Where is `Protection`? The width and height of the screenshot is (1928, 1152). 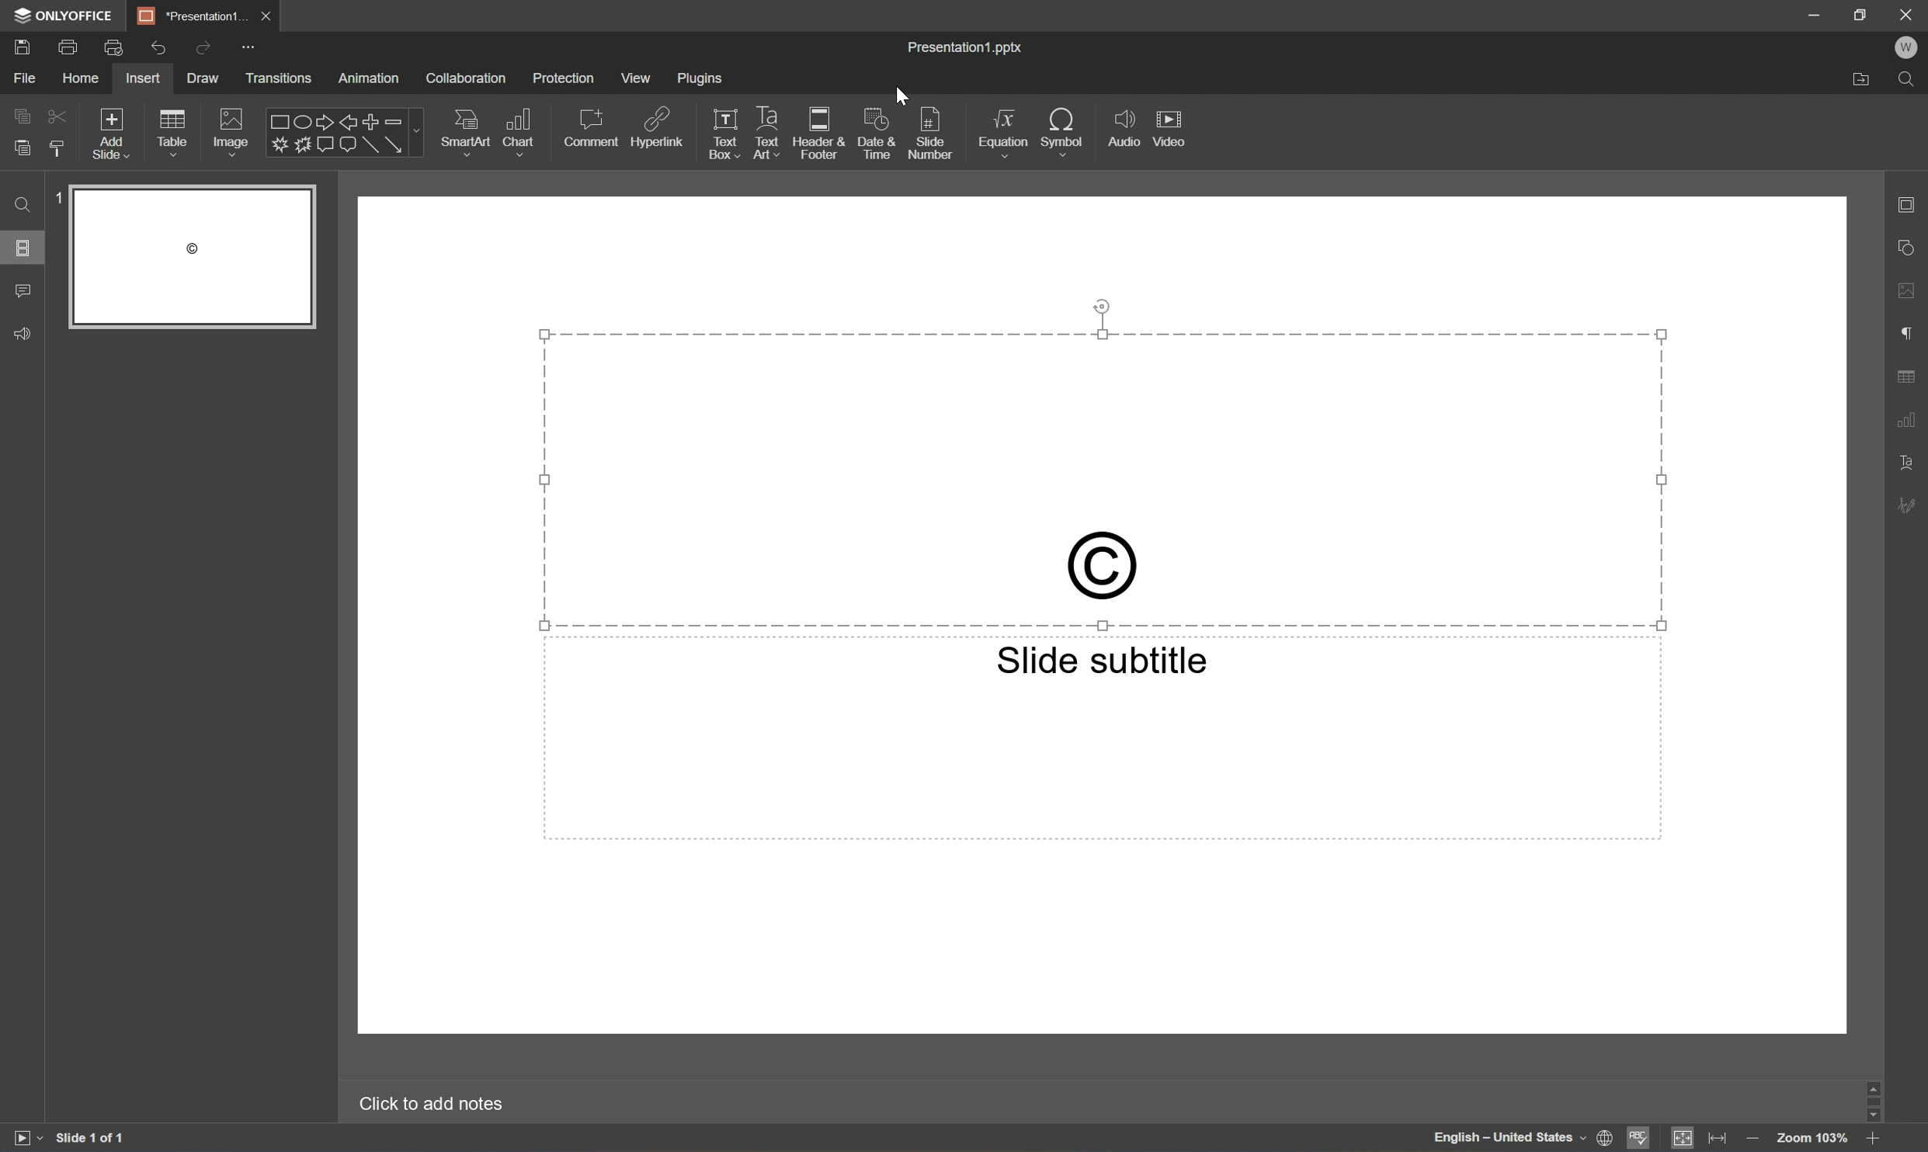 Protection is located at coordinates (561, 77).